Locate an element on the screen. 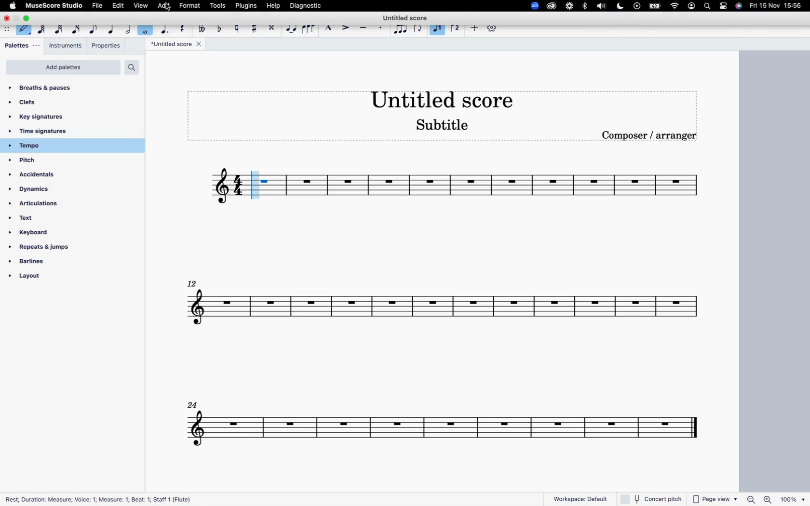 Image resolution: width=810 pixels, height=506 pixels. toggle sharp is located at coordinates (254, 27).